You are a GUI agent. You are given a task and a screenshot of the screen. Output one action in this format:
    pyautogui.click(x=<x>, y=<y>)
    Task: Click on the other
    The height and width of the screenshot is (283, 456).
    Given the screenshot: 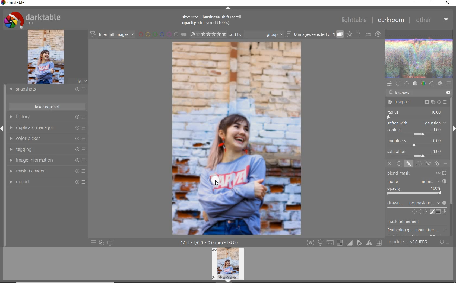 What is the action you would take?
    pyautogui.click(x=432, y=21)
    